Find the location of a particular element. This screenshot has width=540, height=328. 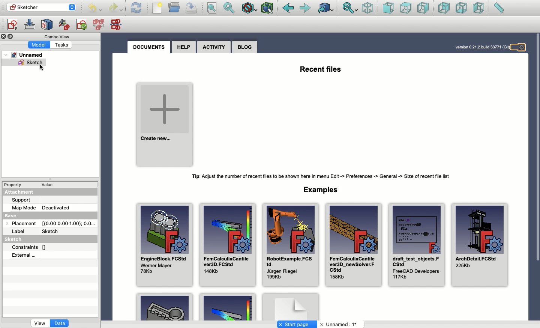

Constraints is located at coordinates (32, 247).